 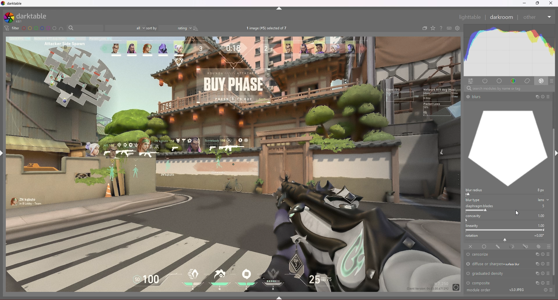 What do you see at coordinates (449, 28) in the screenshot?
I see `keyboard shortcut` at bounding box center [449, 28].